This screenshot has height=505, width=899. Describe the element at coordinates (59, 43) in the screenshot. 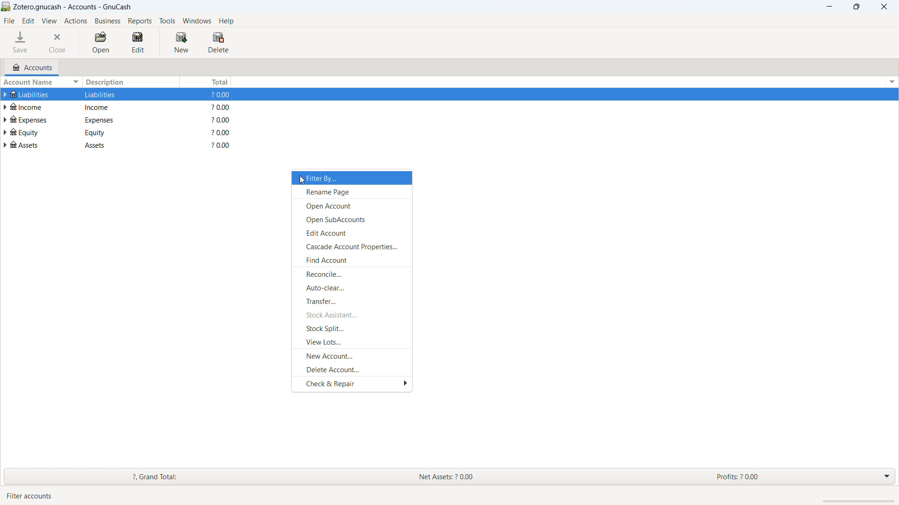

I see `close` at that location.